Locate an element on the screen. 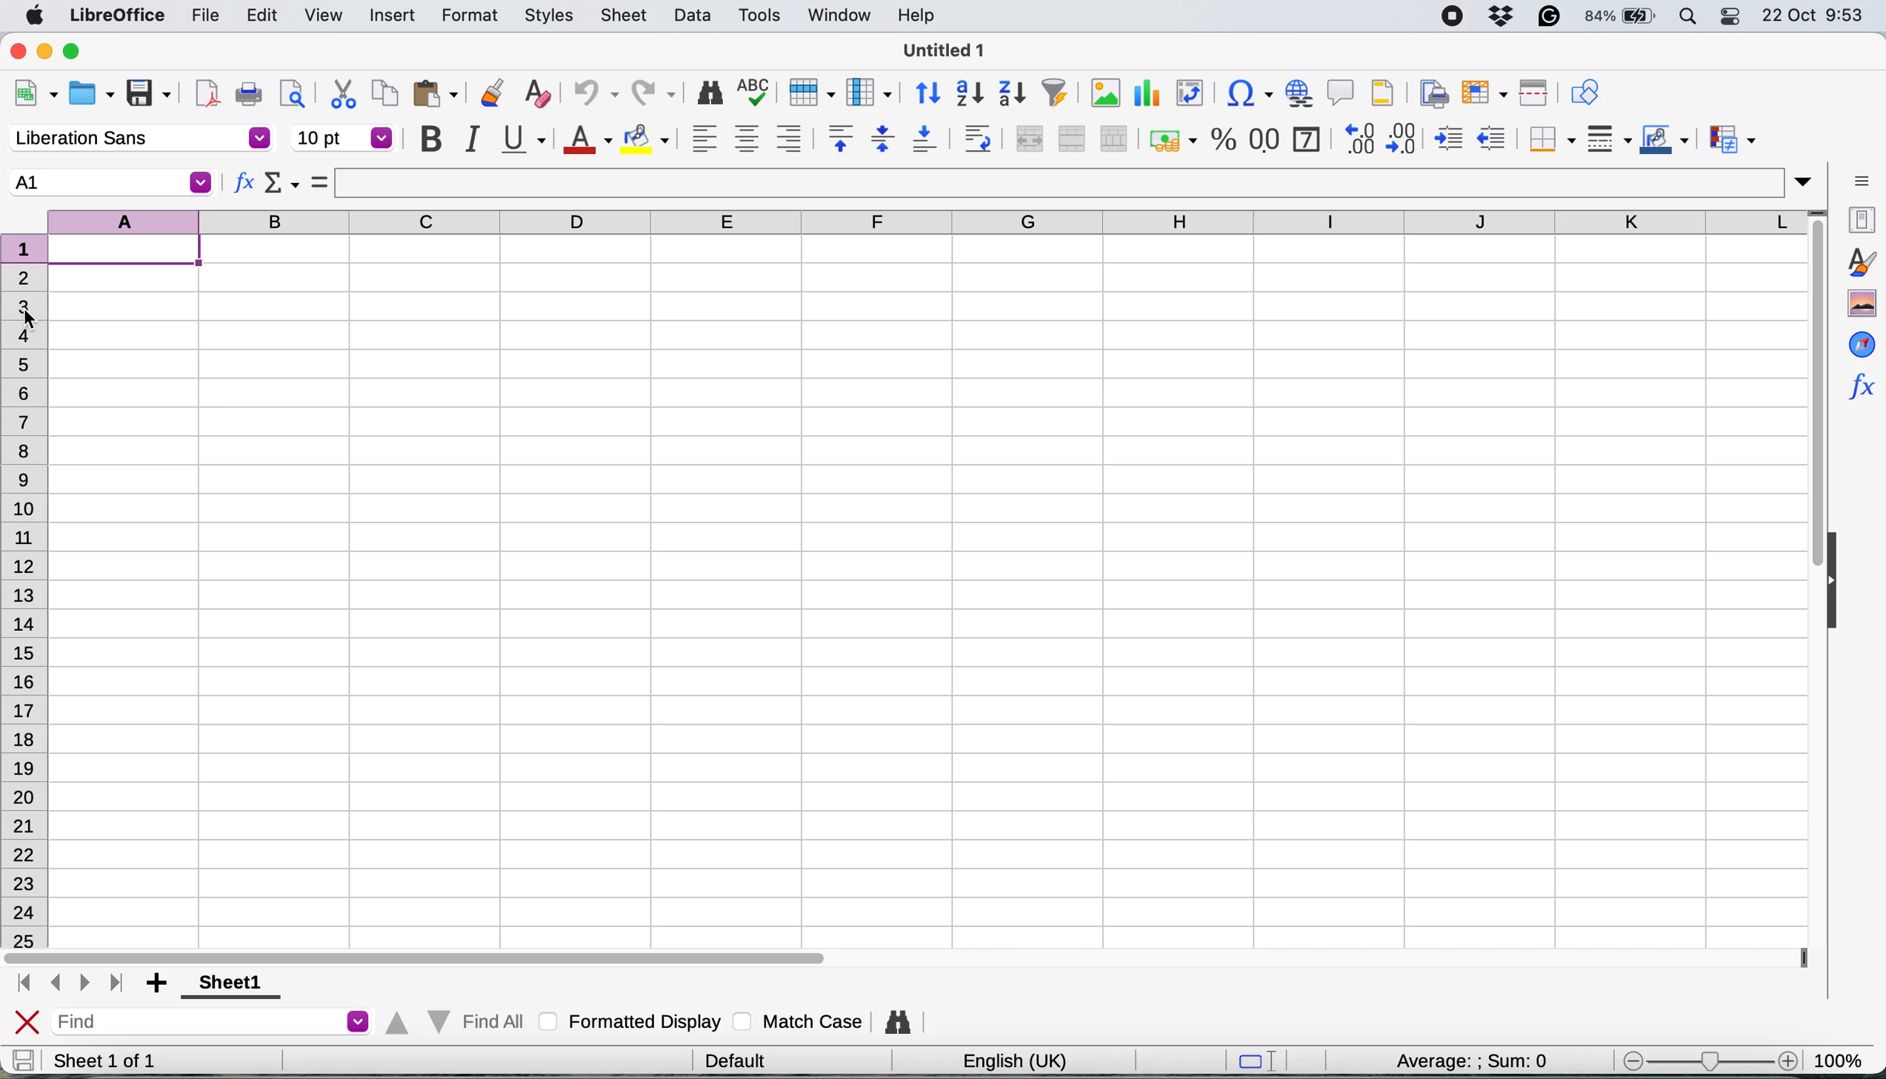  grammarly is located at coordinates (1552, 16).